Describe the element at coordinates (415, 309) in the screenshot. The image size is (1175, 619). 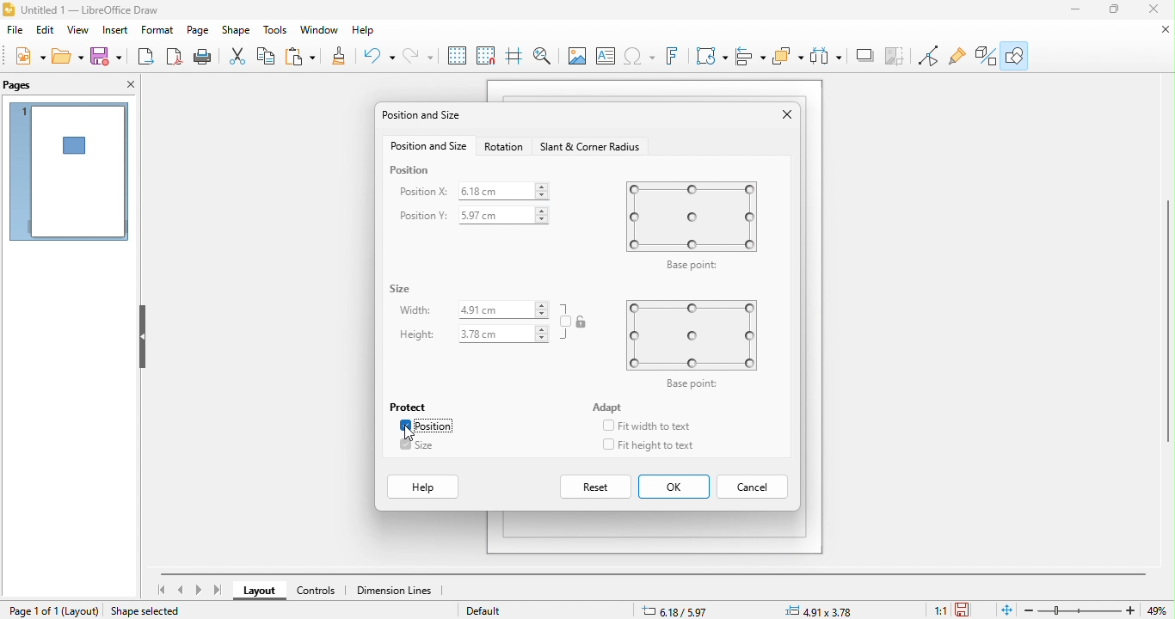
I see `width` at that location.